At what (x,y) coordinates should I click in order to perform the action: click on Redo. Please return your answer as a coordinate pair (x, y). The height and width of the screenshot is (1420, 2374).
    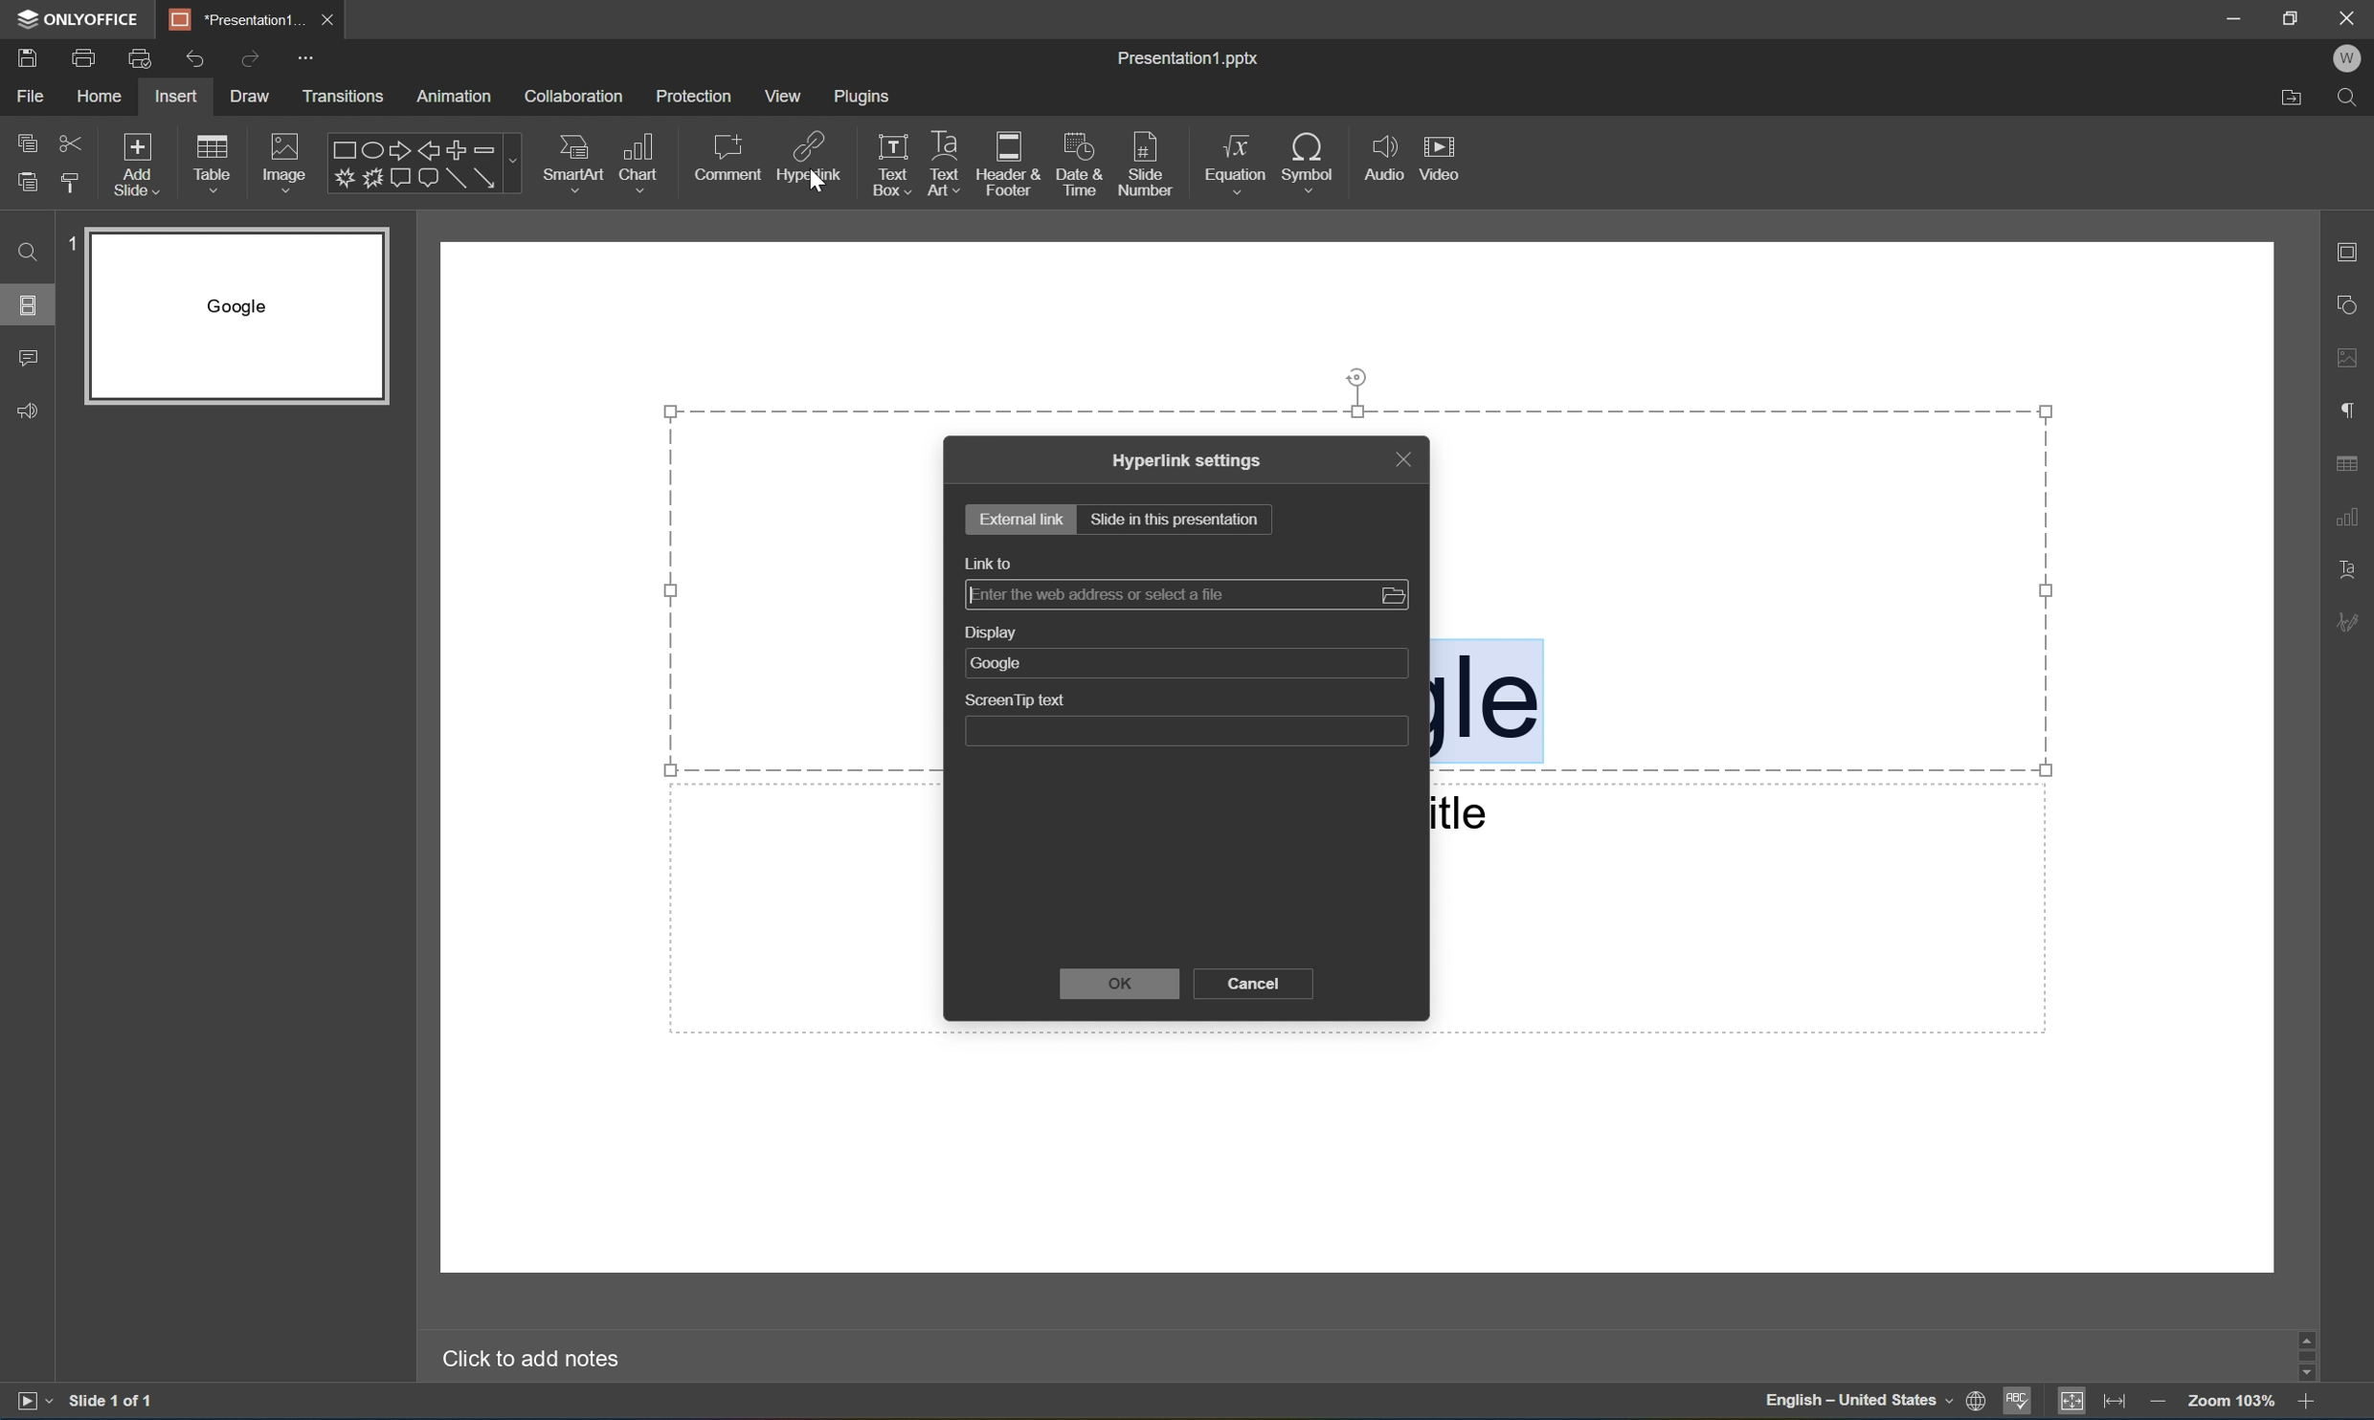
    Looking at the image, I should click on (250, 59).